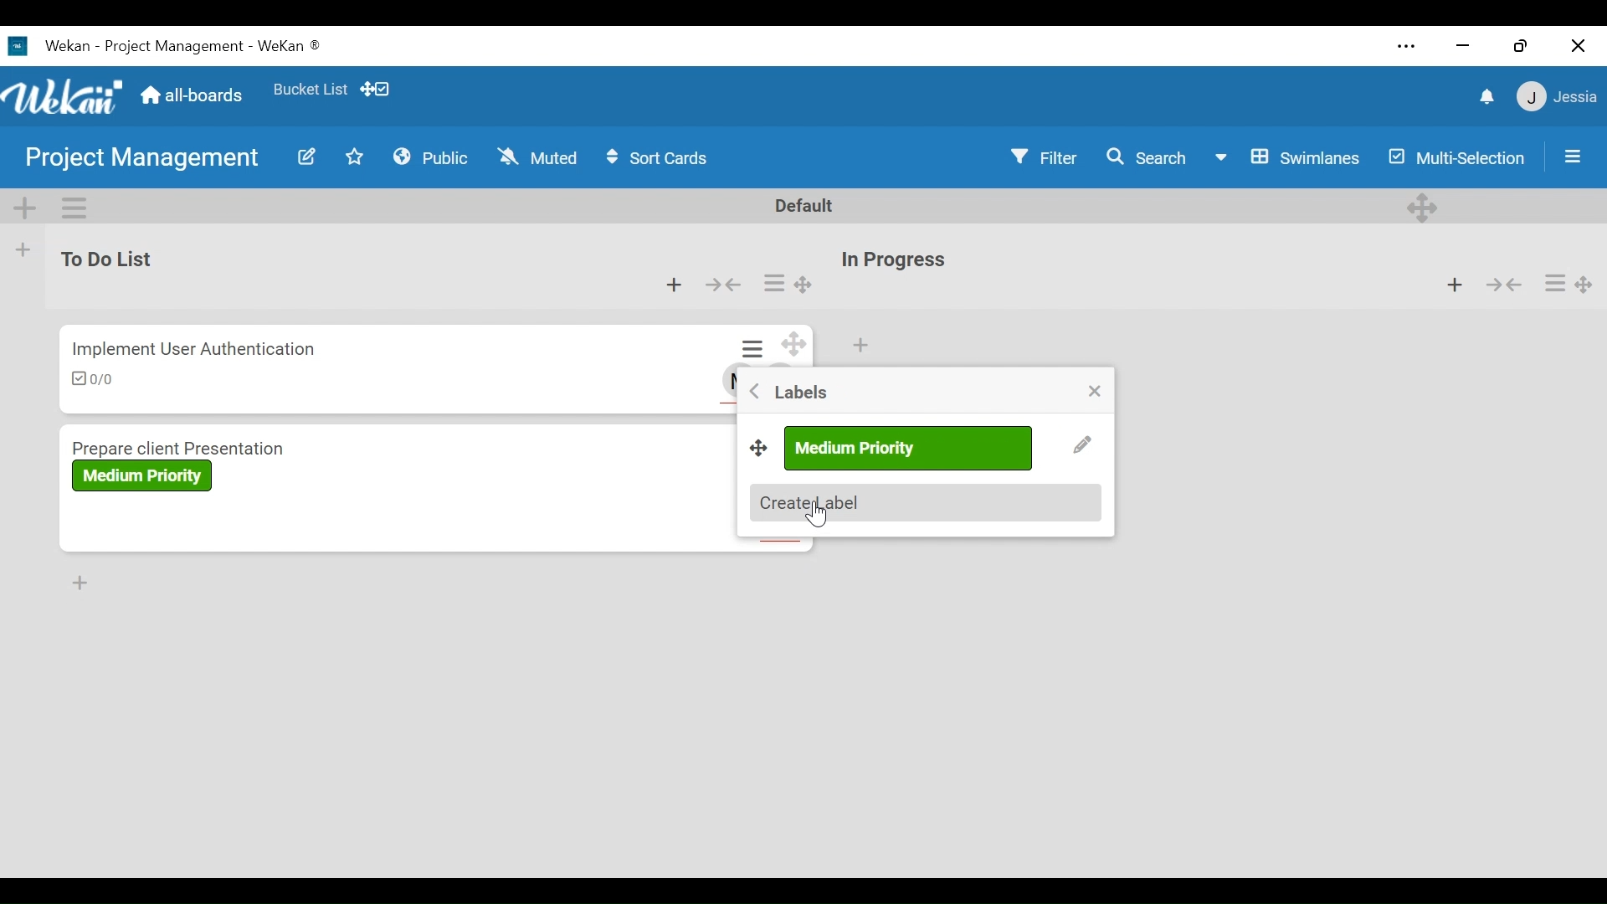  Describe the element at coordinates (860, 346) in the screenshot. I see `Add card to top of the list` at that location.